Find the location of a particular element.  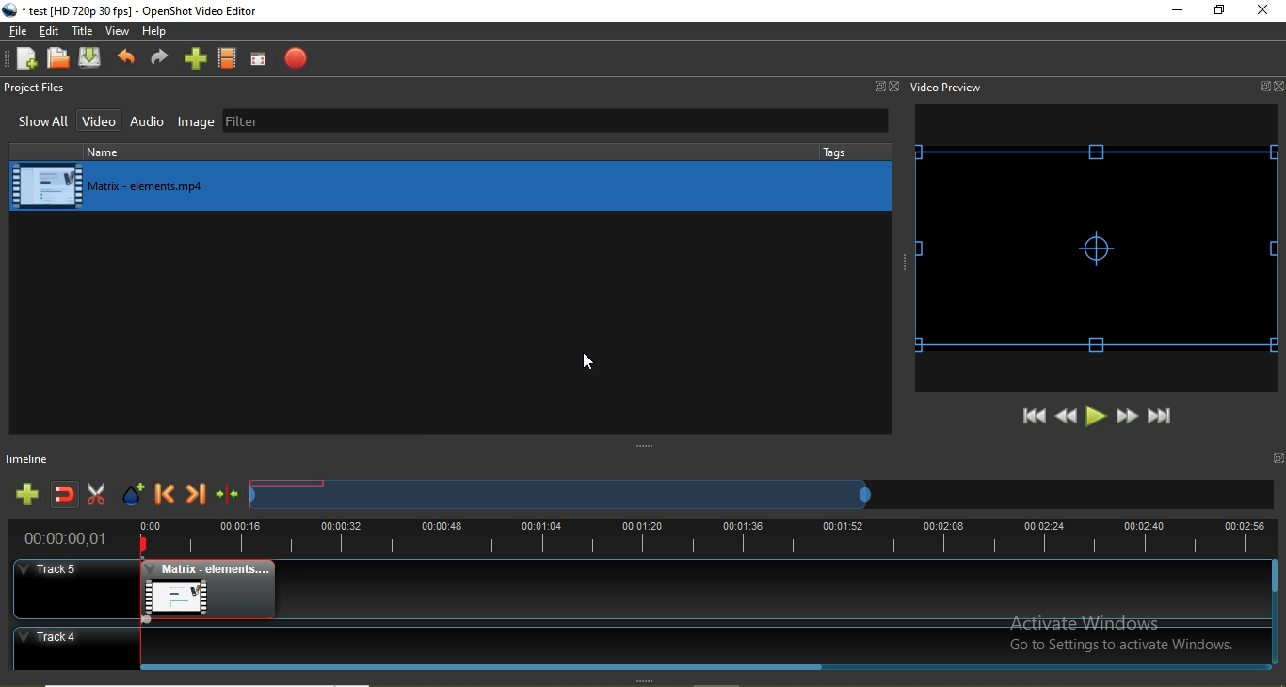

Video preview is located at coordinates (948, 87).